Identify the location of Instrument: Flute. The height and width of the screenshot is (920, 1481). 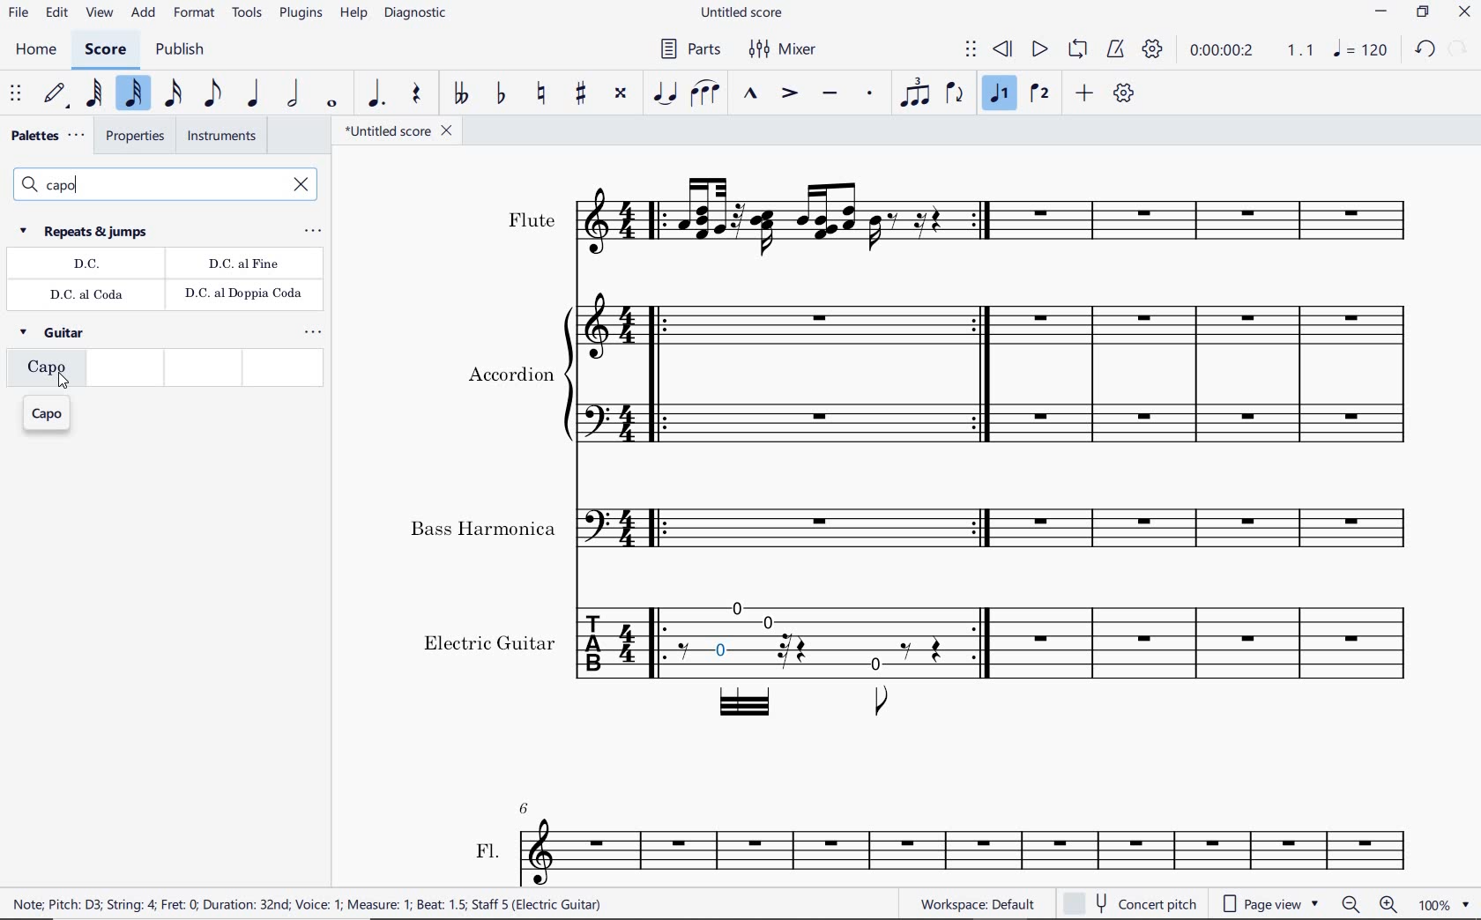
(960, 219).